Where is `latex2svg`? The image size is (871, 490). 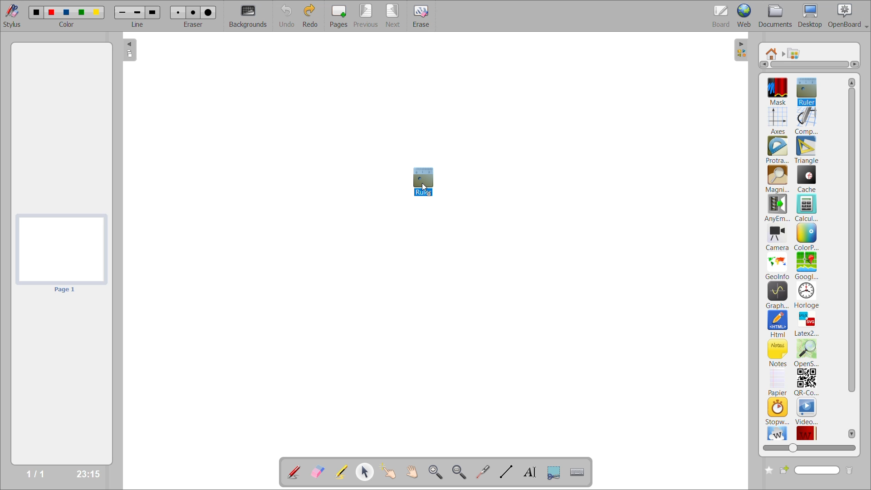
latex2svg is located at coordinates (807, 323).